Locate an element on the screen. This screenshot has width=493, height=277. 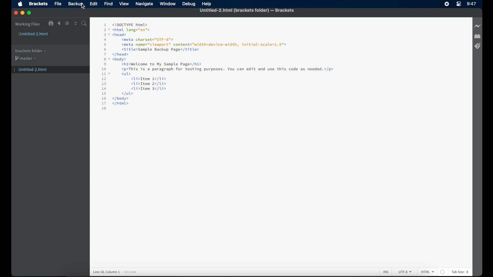
navigate backward is located at coordinates (59, 23).